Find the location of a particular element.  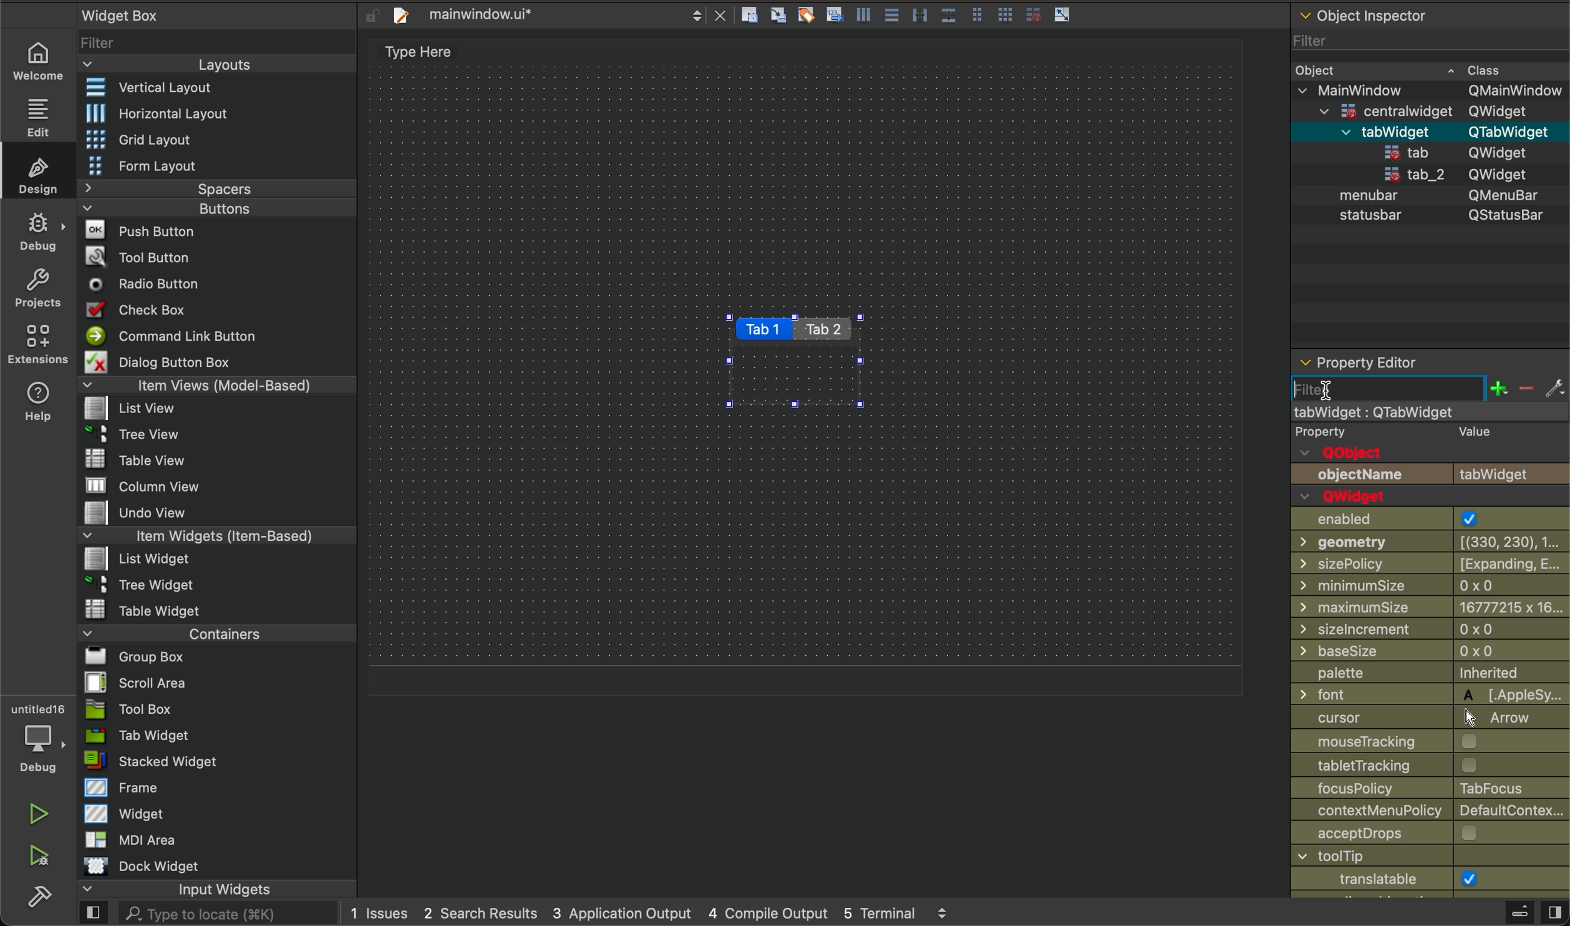

Dock widget is located at coordinates (160, 866).